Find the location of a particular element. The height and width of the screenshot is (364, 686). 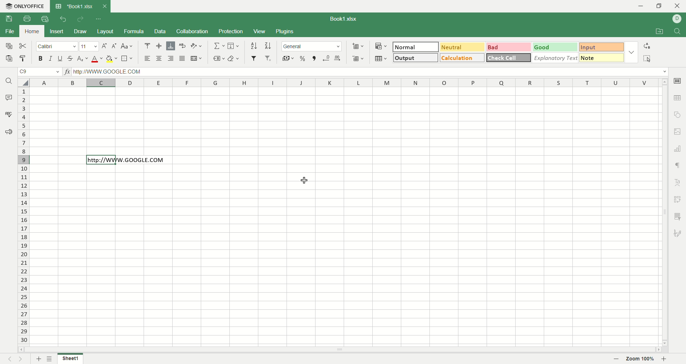

zoom out is located at coordinates (617, 359).